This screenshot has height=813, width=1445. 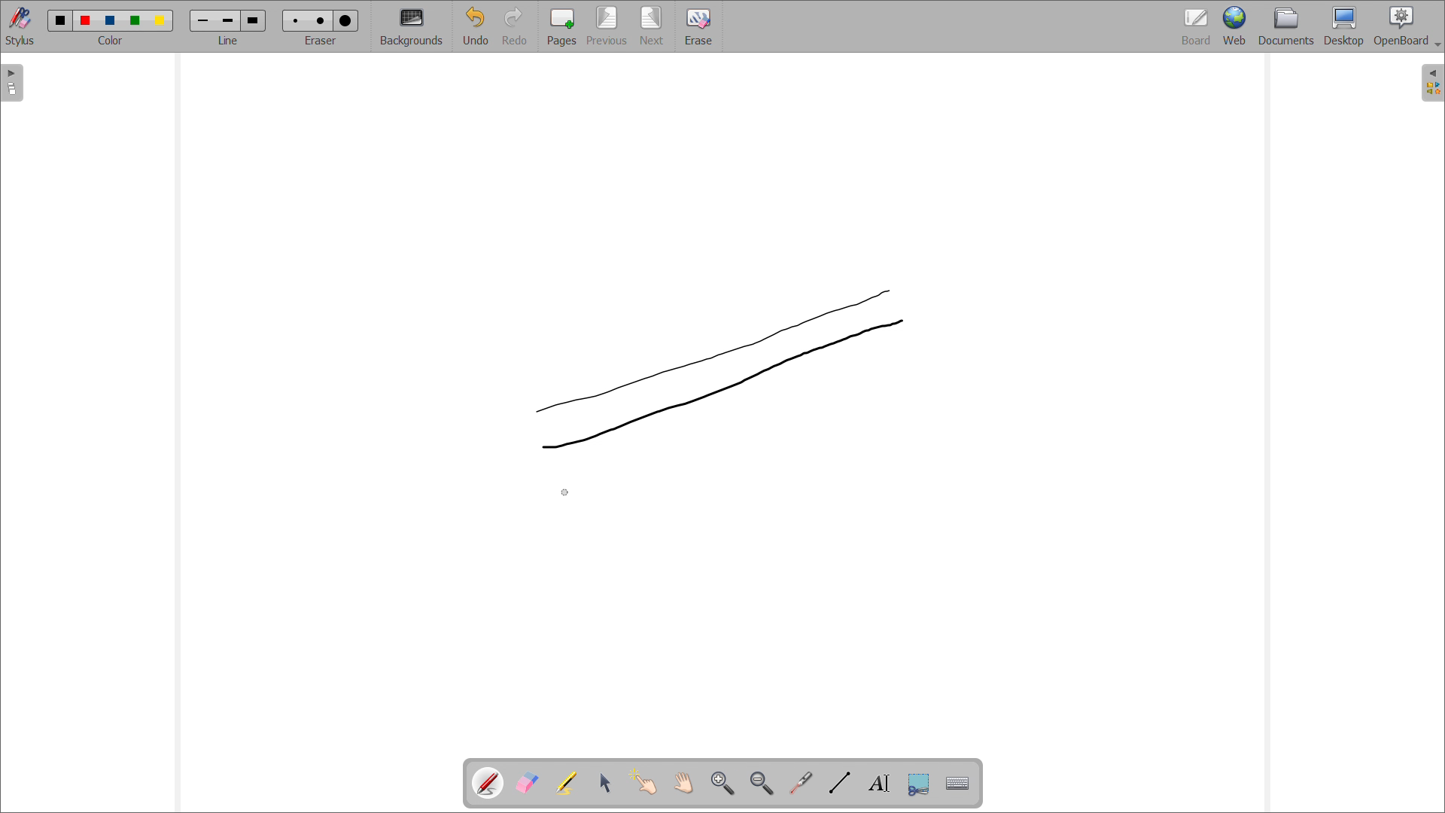 I want to click on openboard settings, so click(x=1407, y=26).